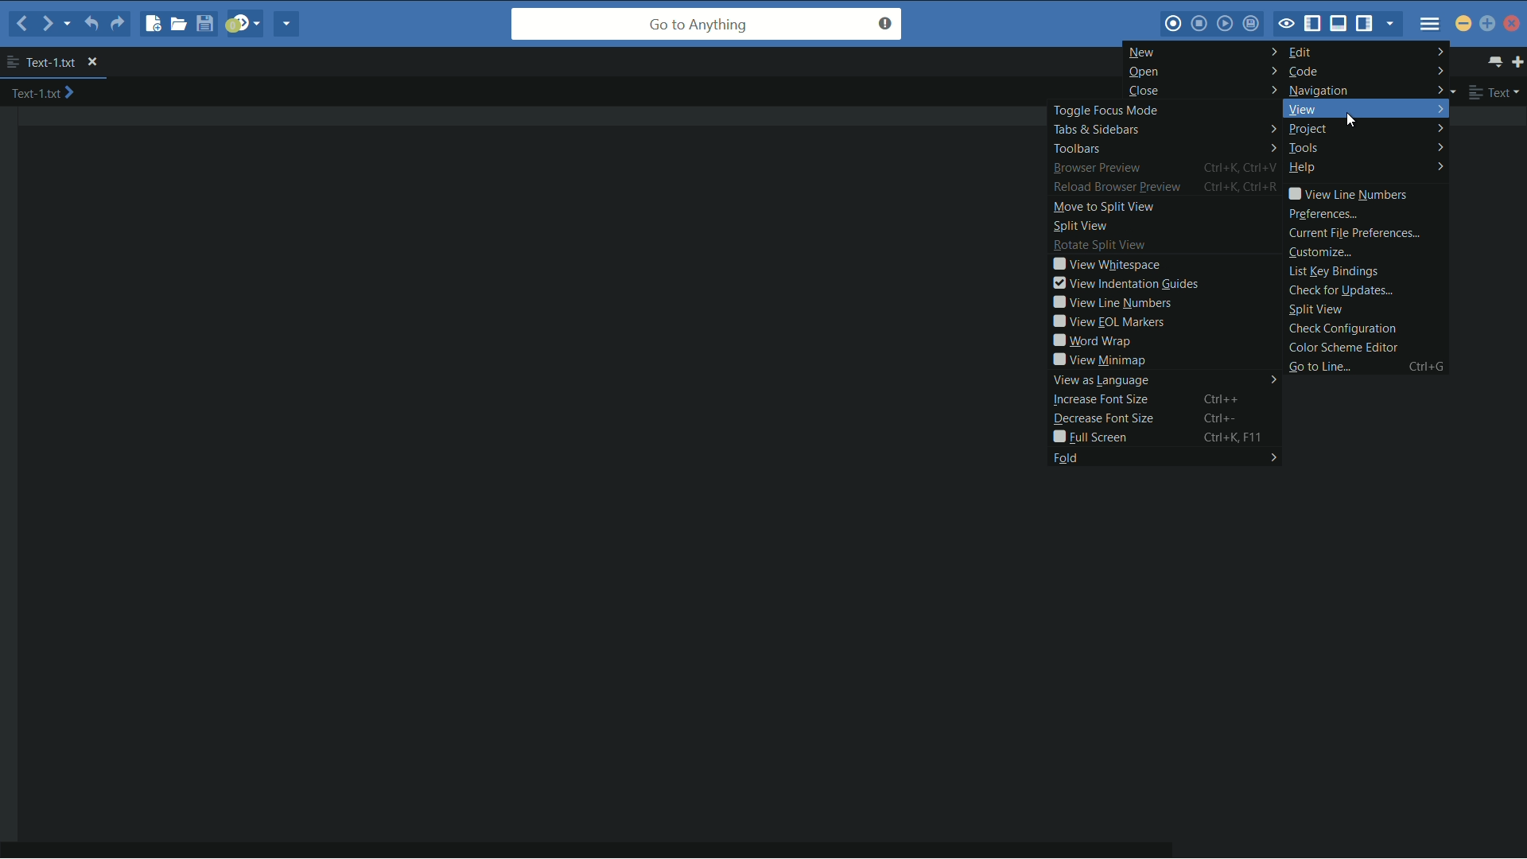 The height and width of the screenshot is (859, 1527). Describe the element at coordinates (1115, 188) in the screenshot. I see `reload browse preview` at that location.